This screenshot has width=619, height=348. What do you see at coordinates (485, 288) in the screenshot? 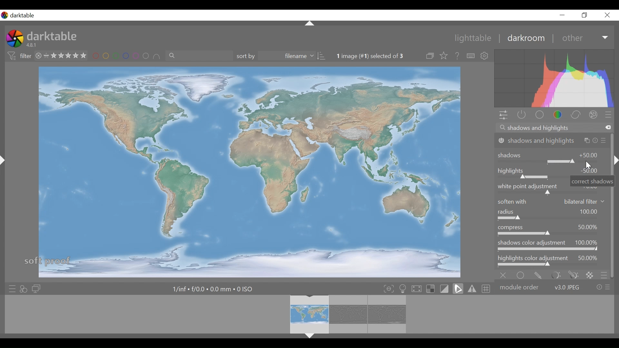
I see `toggle guidelines` at bounding box center [485, 288].